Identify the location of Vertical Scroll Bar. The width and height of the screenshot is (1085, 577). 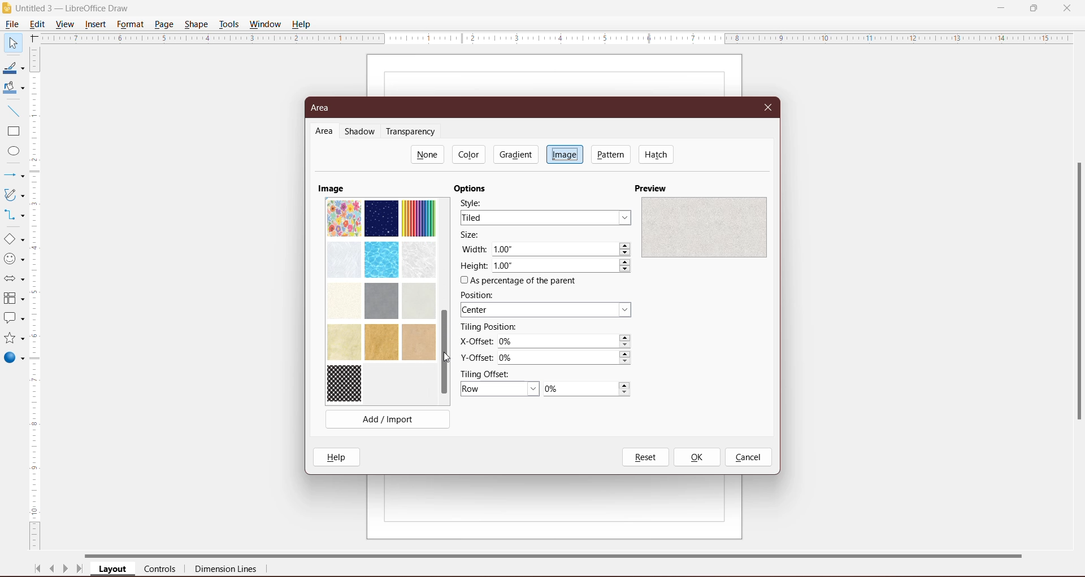
(36, 299).